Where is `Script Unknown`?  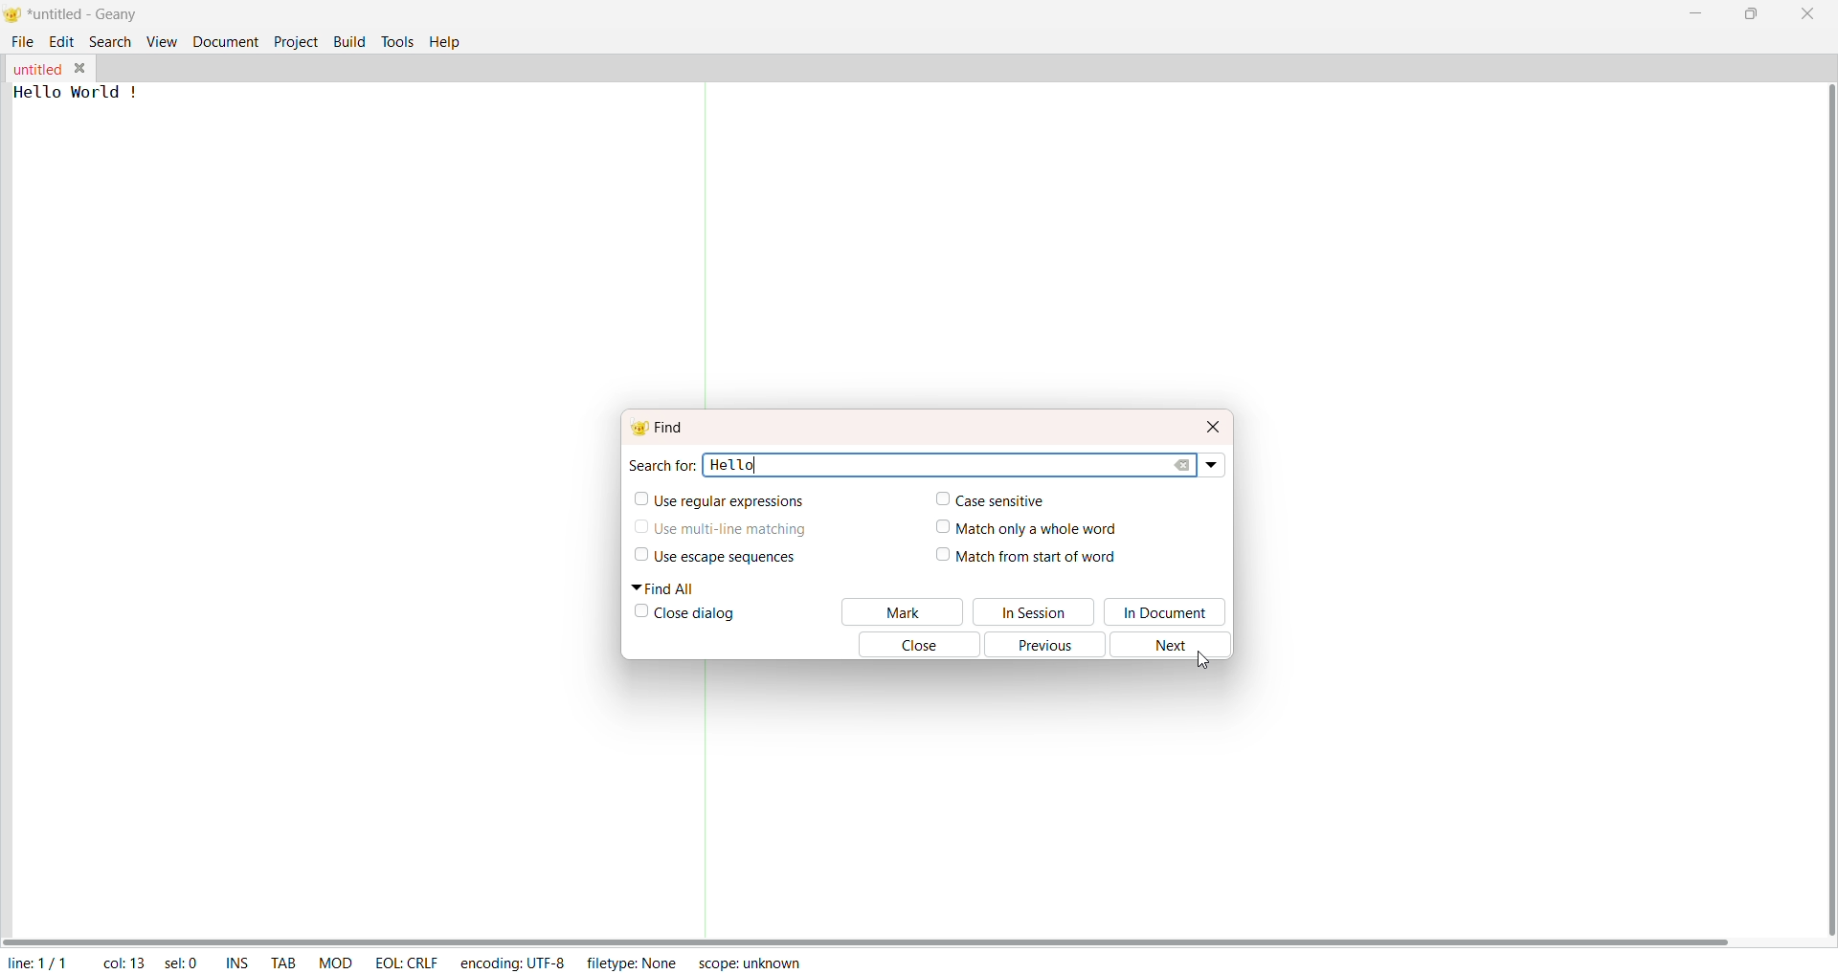 Script Unknown is located at coordinates (751, 965).